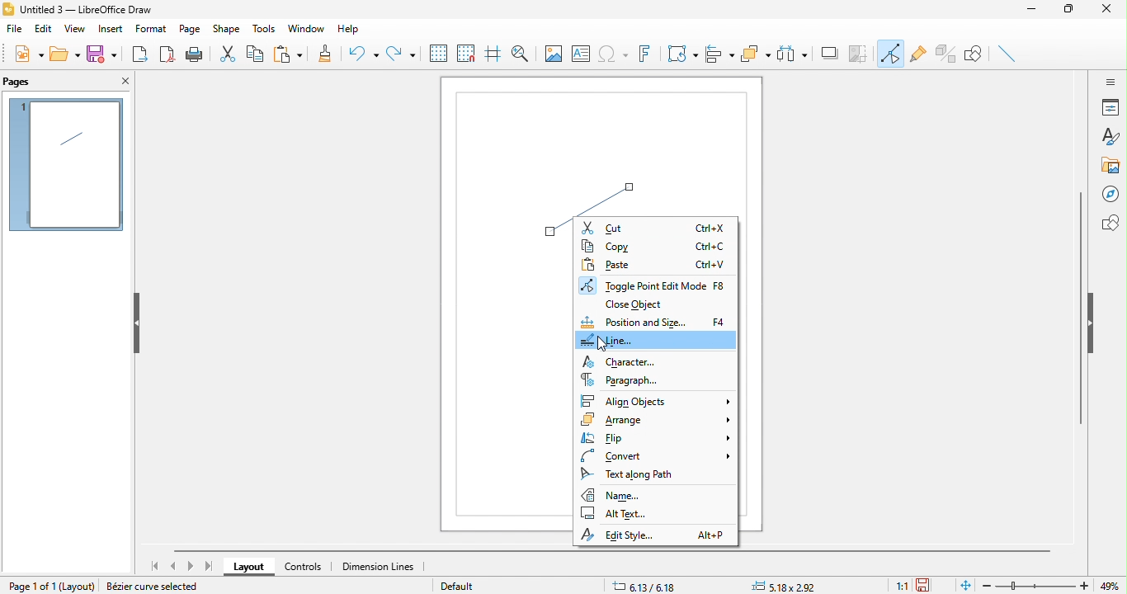 Image resolution: width=1127 pixels, height=594 pixels. Describe the element at coordinates (401, 50) in the screenshot. I see `redo` at that location.